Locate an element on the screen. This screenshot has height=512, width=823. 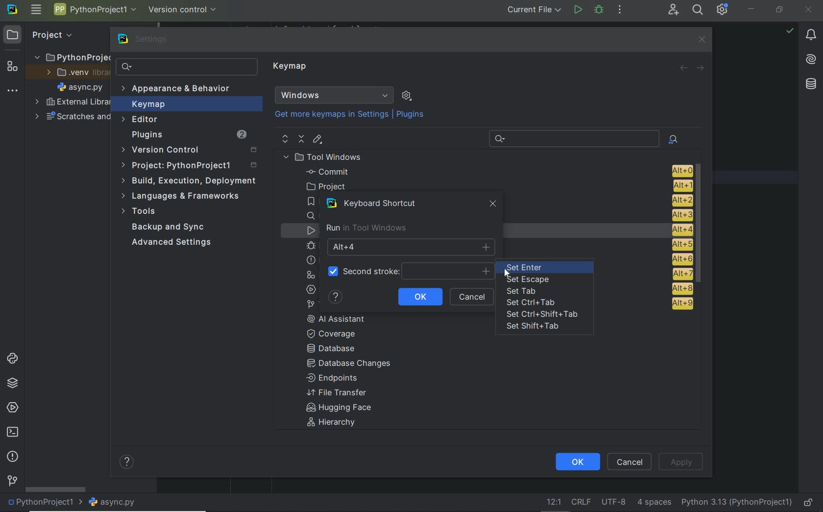
Cancel is located at coordinates (631, 461).